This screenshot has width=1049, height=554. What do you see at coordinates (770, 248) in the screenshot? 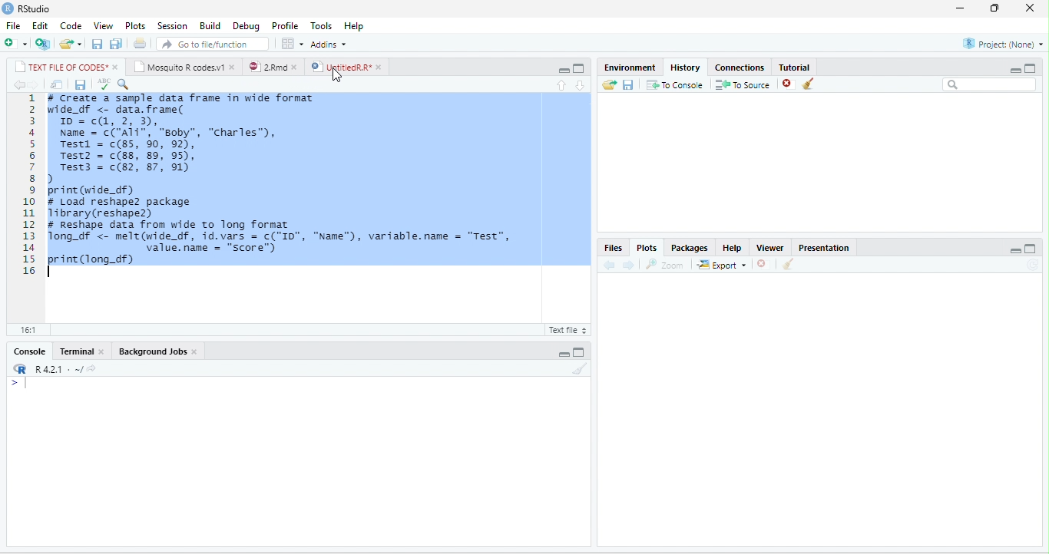
I see `Viewer` at bounding box center [770, 248].